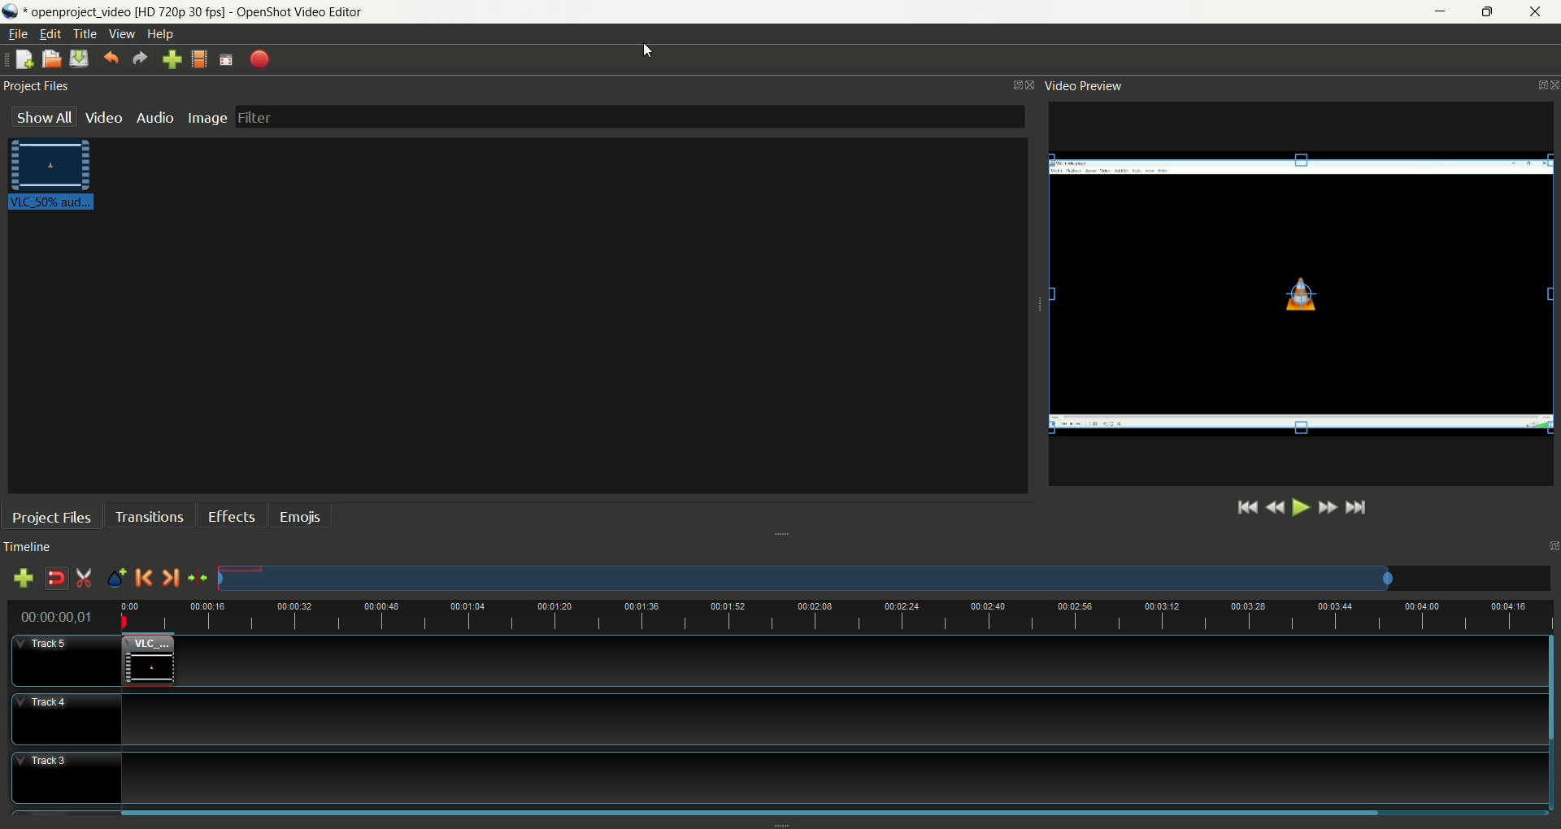 This screenshot has height=829, width=1561. I want to click on track3, so click(65, 776).